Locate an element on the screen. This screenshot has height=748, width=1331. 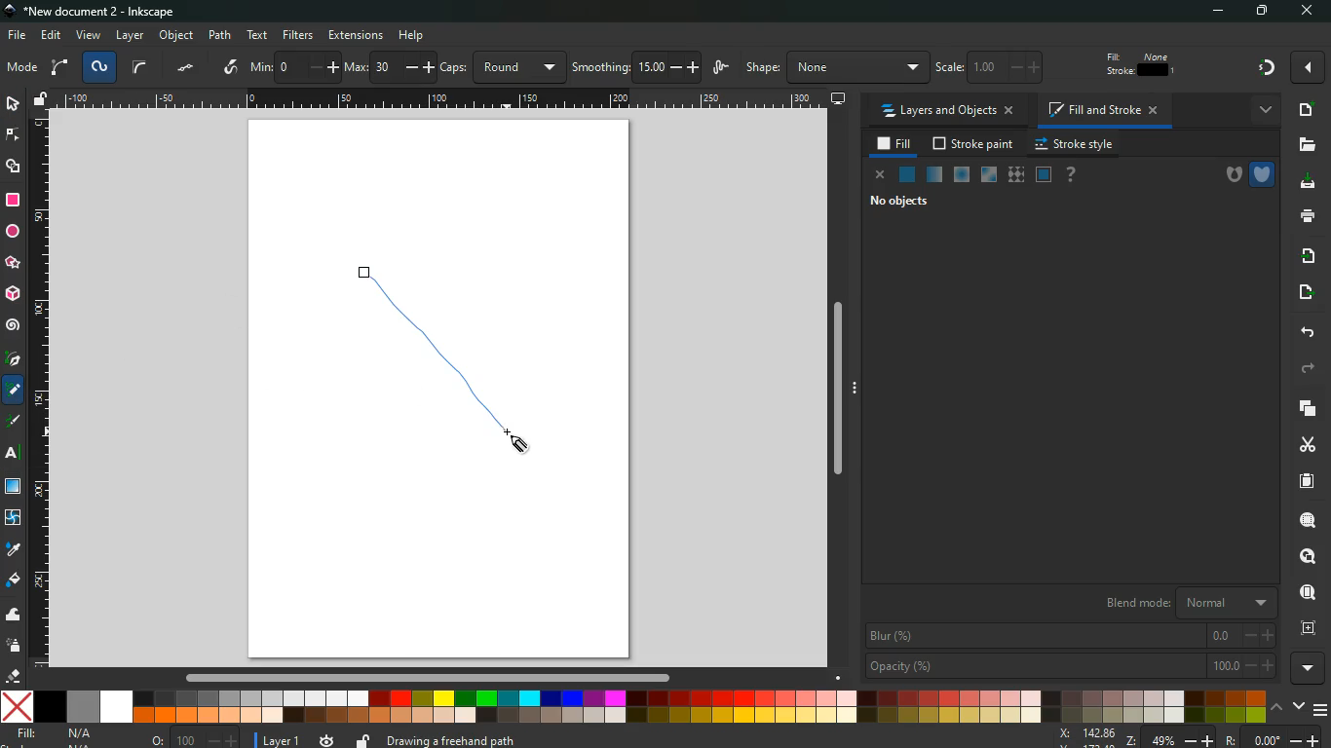
frame is located at coordinates (1044, 174).